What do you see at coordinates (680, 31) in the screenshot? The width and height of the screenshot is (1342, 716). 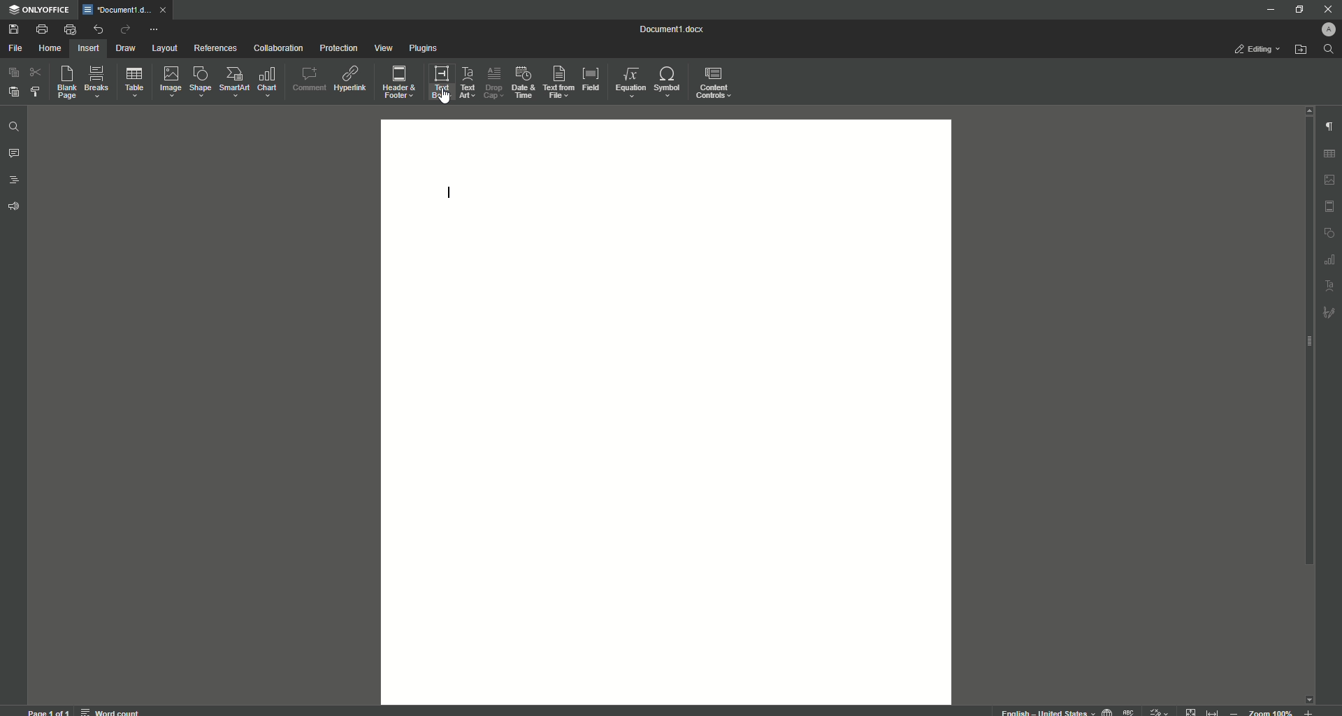 I see `Document 1` at bounding box center [680, 31].